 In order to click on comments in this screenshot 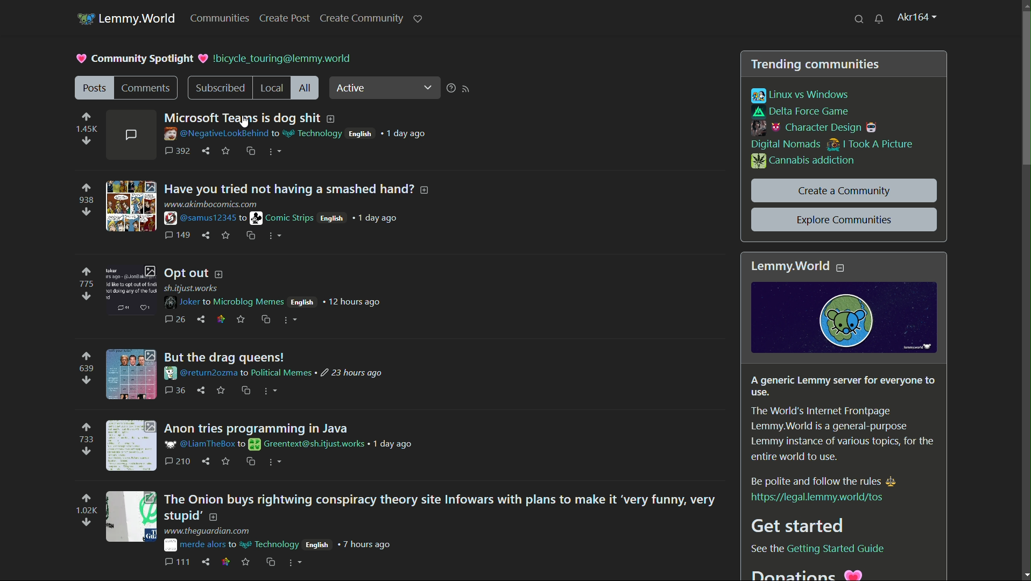, I will do `click(179, 460)`.